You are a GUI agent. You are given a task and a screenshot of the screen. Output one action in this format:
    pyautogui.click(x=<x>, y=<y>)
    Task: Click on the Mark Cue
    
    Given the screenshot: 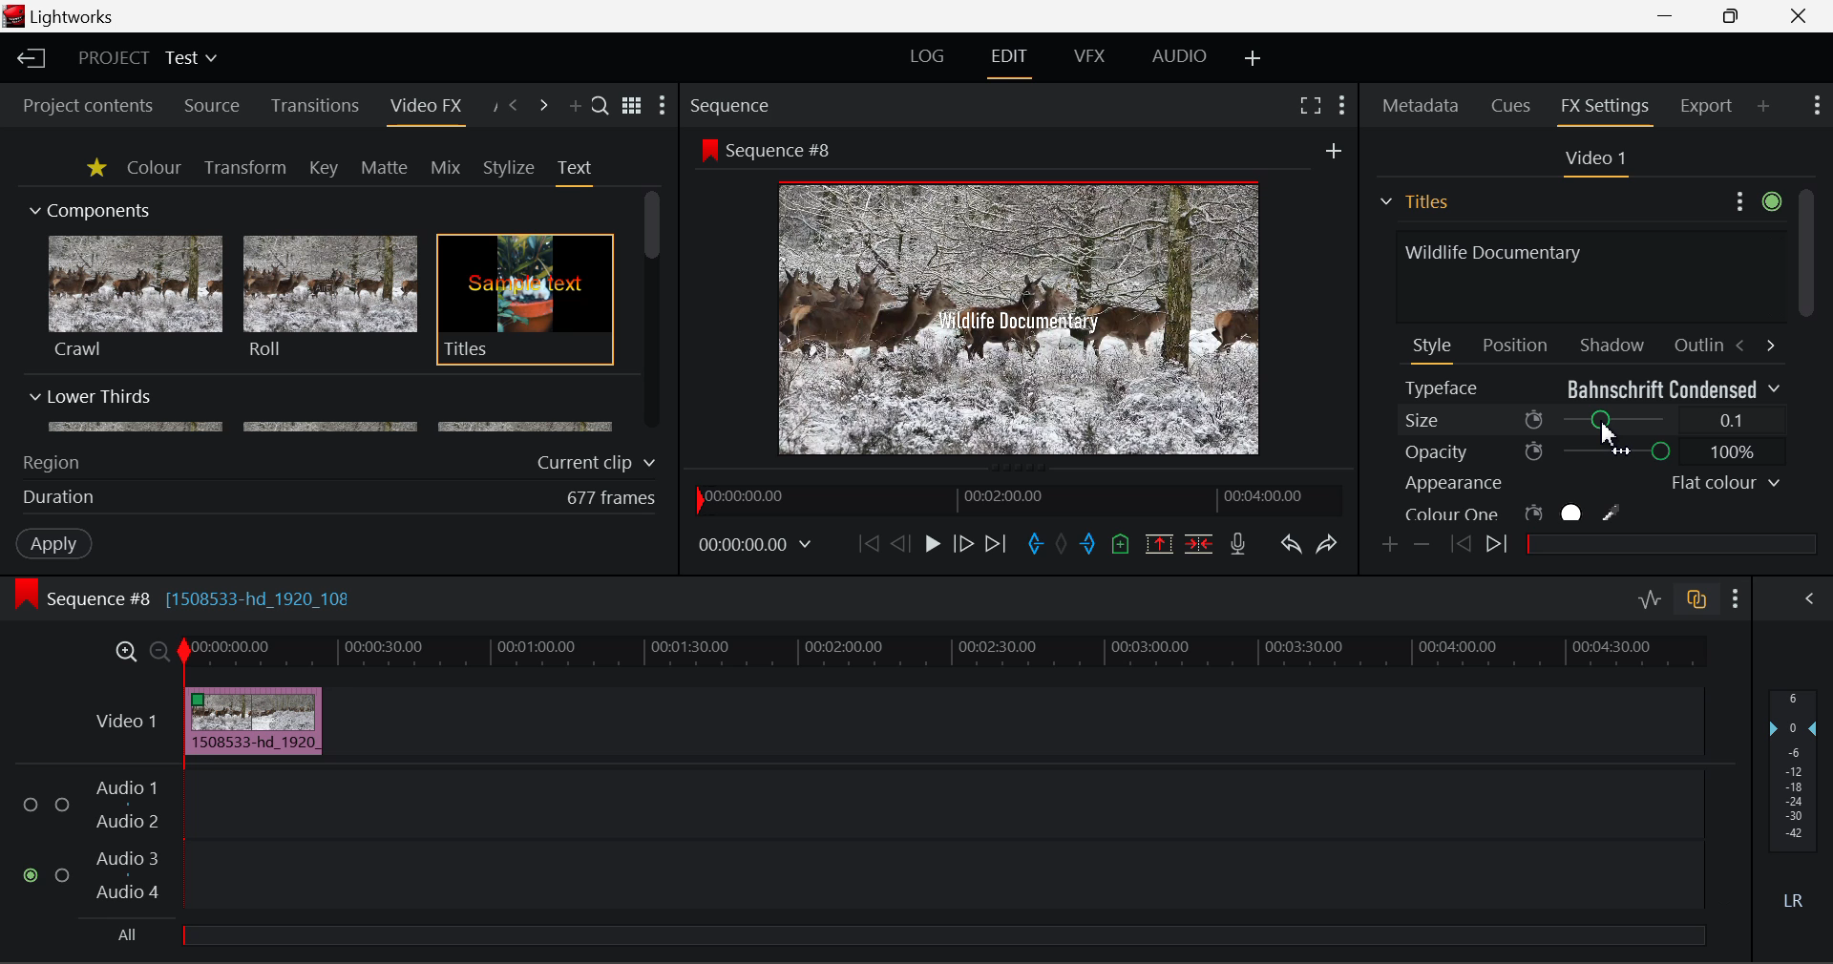 What is the action you would take?
    pyautogui.click(x=1123, y=546)
    